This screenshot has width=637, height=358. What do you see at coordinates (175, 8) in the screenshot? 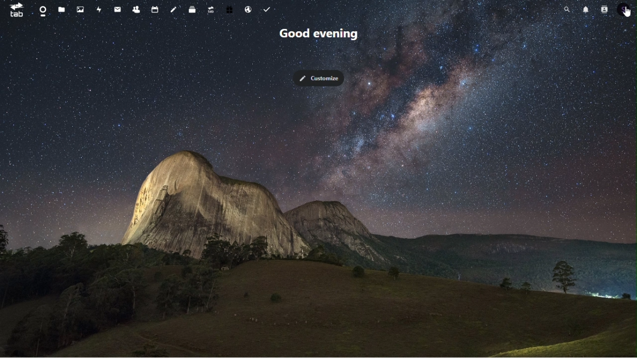
I see `note` at bounding box center [175, 8].